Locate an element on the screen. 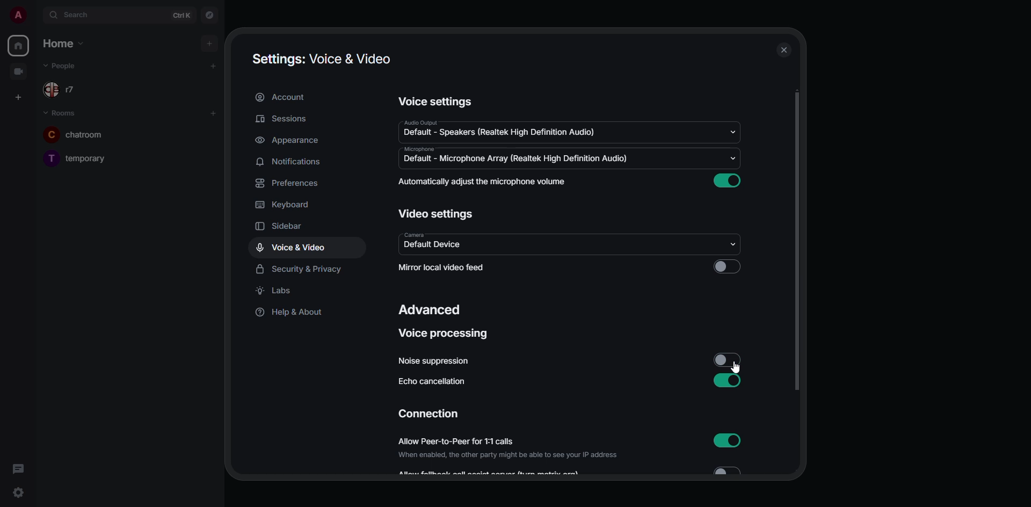 The height and width of the screenshot is (507, 1031). home is located at coordinates (18, 45).